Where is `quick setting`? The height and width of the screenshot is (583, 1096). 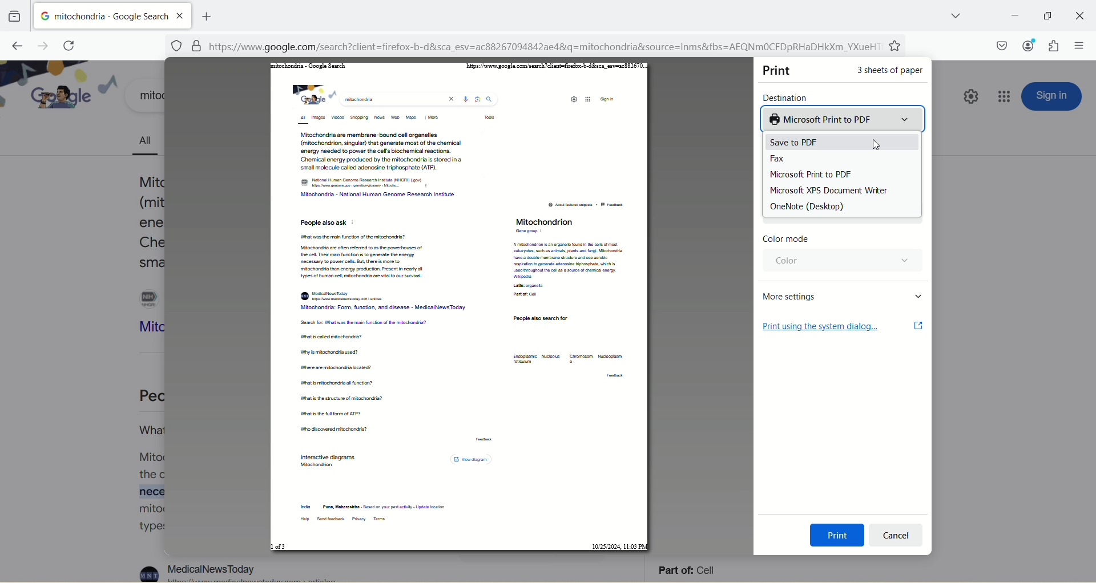
quick setting is located at coordinates (968, 99).